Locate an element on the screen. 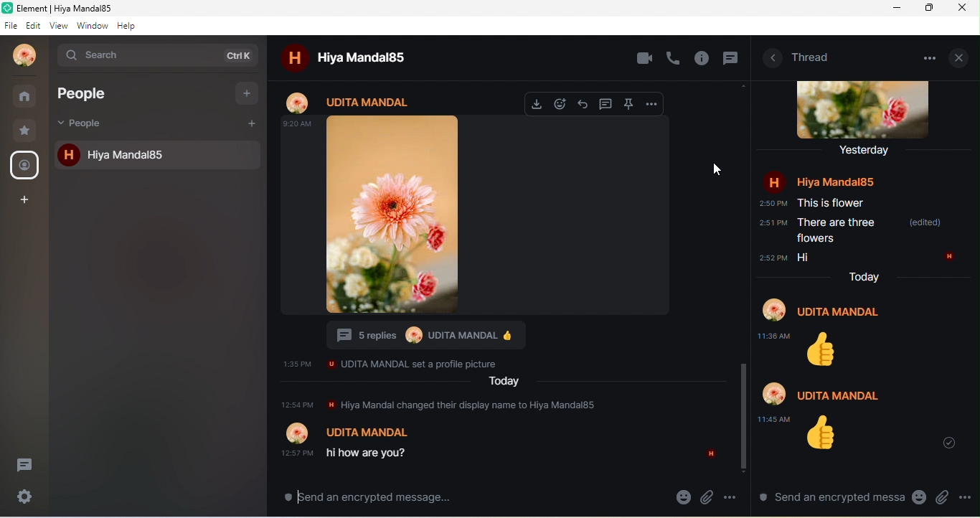 The image size is (980, 518). option is located at coordinates (736, 496).